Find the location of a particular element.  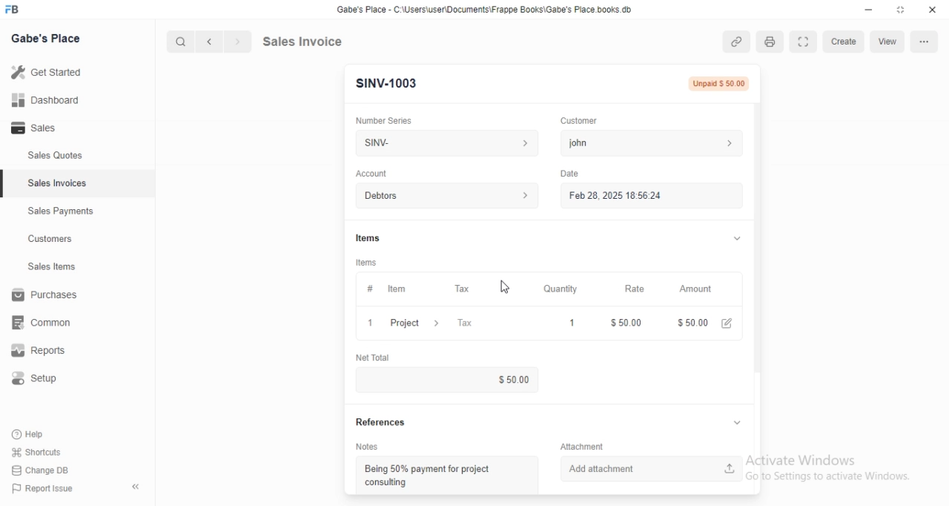

‘Amount is located at coordinates (697, 289).